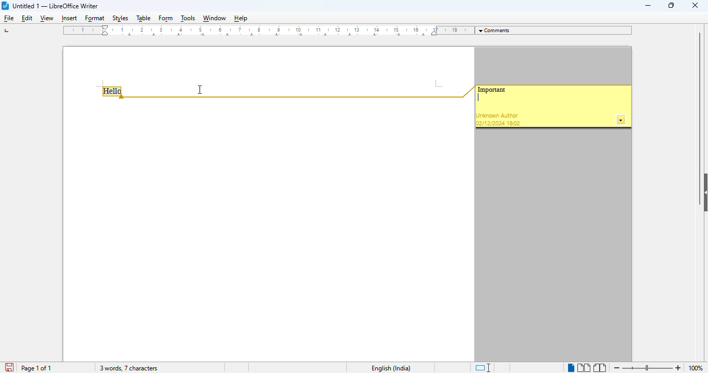 This screenshot has height=373, width=708. I want to click on styles, so click(121, 18).